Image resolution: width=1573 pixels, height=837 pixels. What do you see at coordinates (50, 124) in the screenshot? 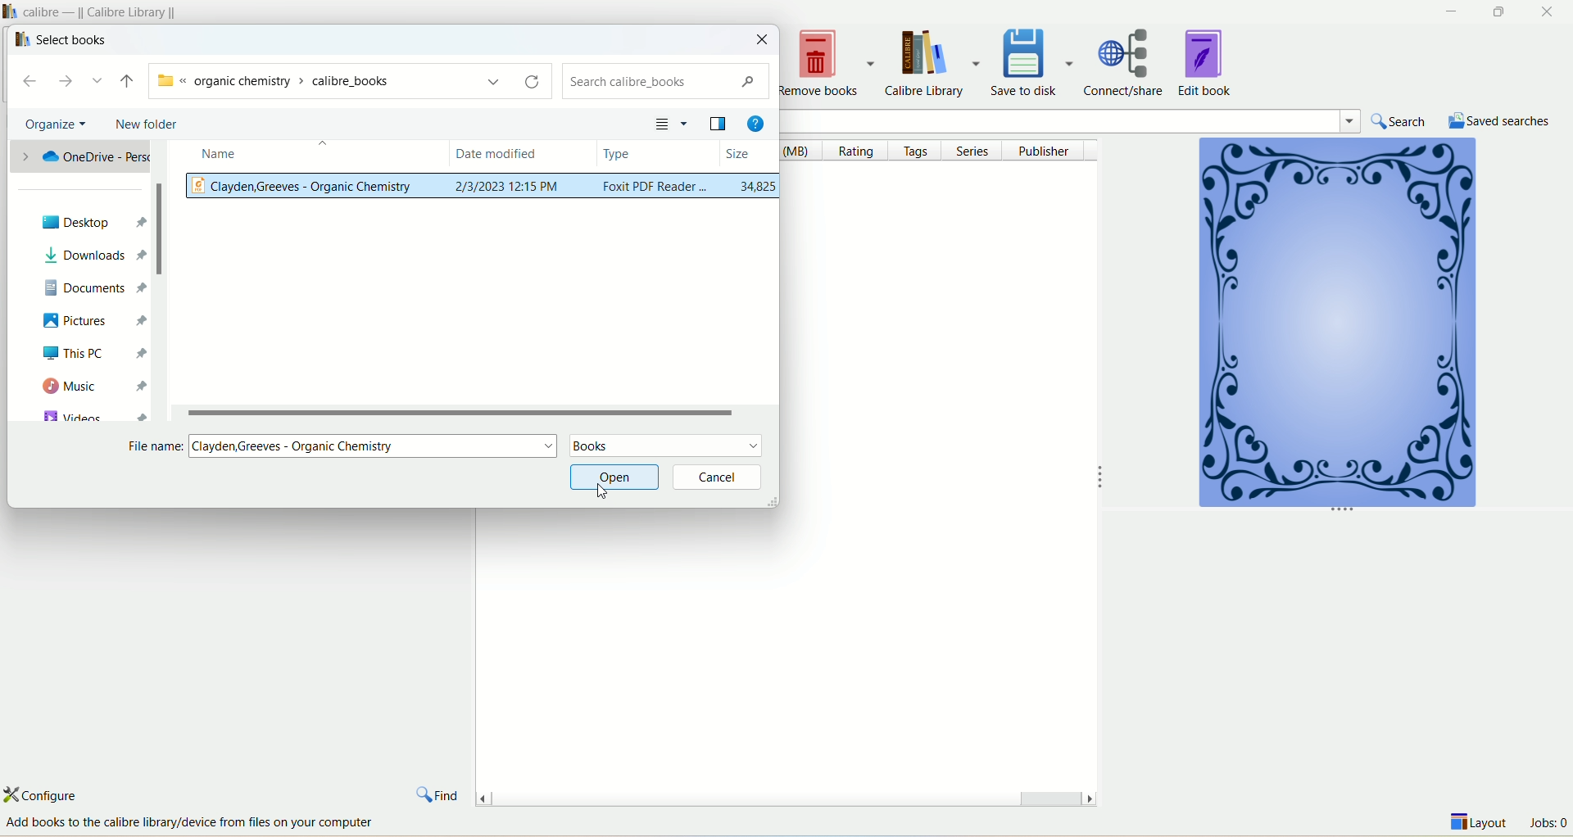
I see `organize` at bounding box center [50, 124].